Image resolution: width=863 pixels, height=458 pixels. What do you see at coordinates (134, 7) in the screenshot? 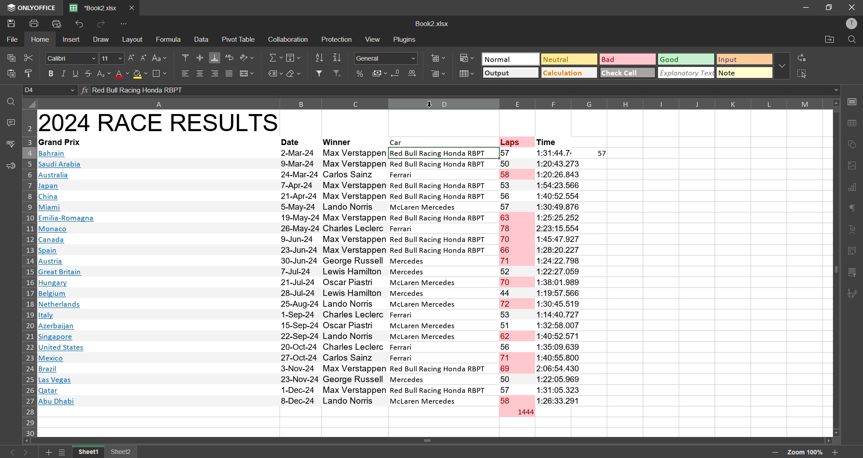
I see `close tab` at bounding box center [134, 7].